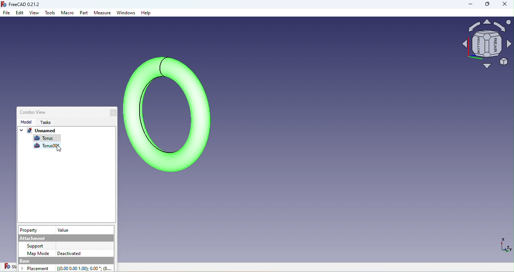  I want to click on Map Mode, so click(39, 253).